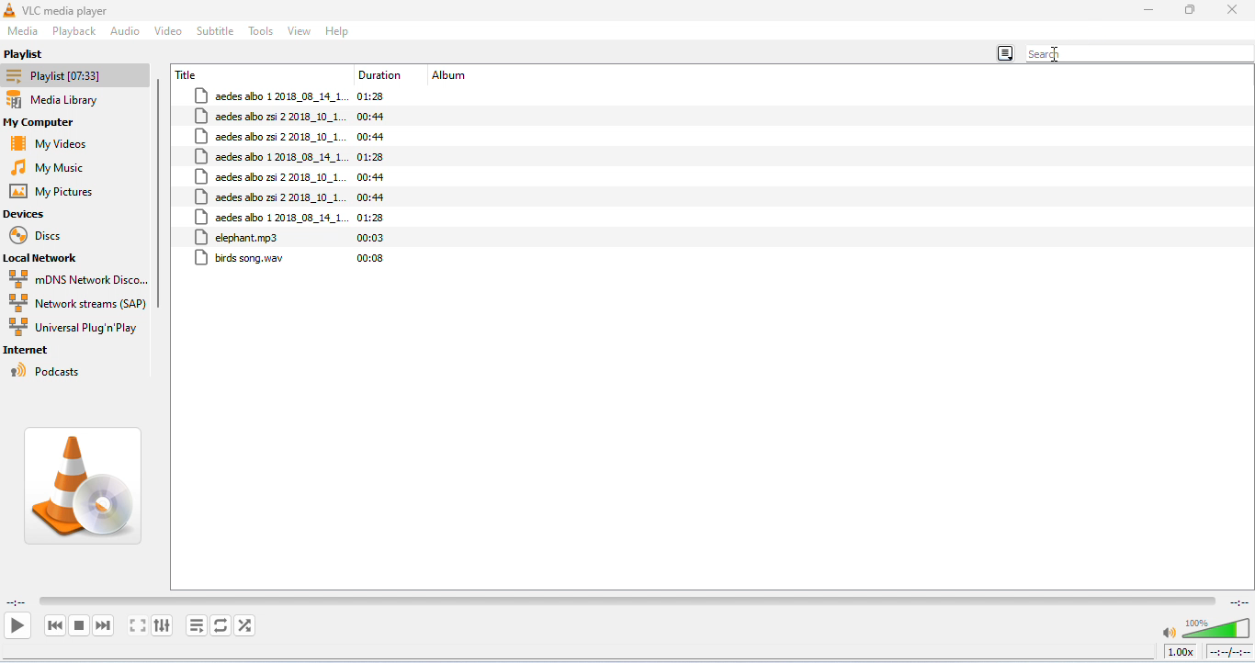 The height and width of the screenshot is (663, 1255). Describe the element at coordinates (70, 101) in the screenshot. I see `media library` at that location.